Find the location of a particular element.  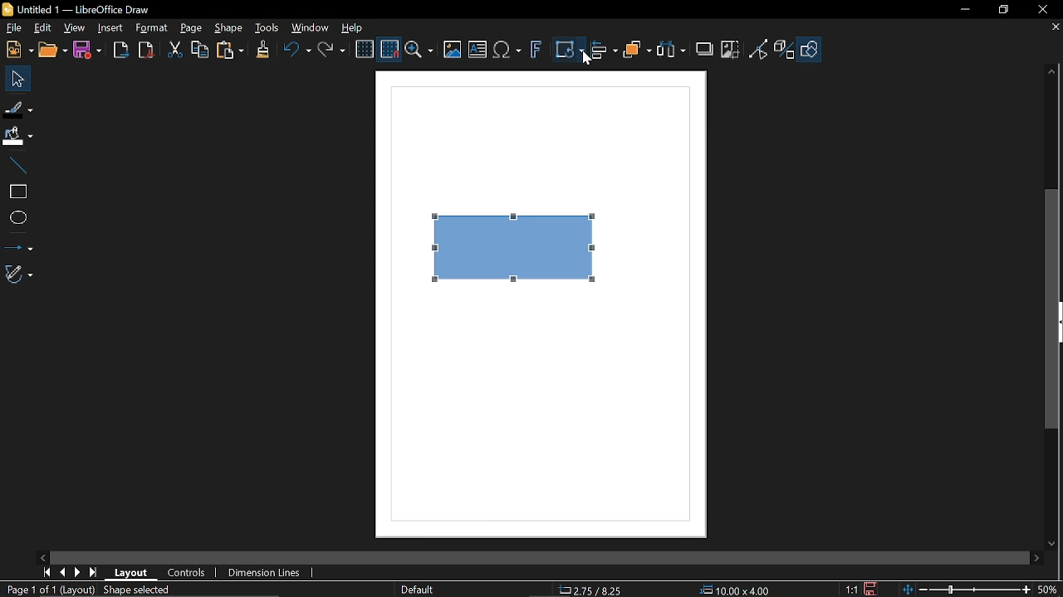

Lines and arrows is located at coordinates (17, 245).